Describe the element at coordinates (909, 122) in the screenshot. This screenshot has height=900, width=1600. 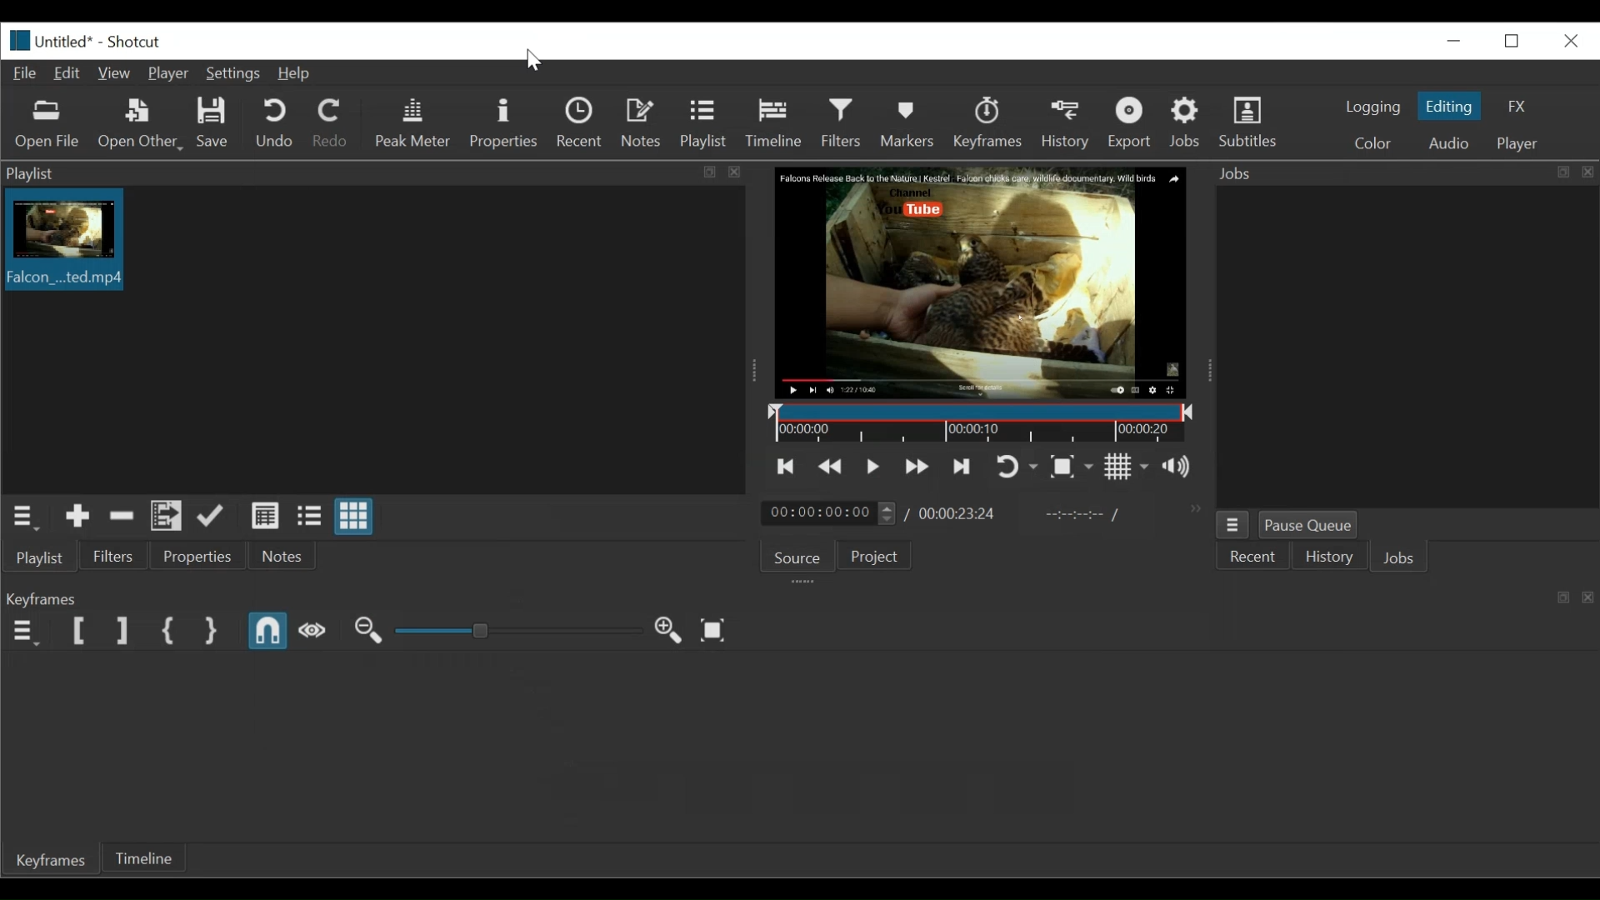
I see `Markers` at that location.